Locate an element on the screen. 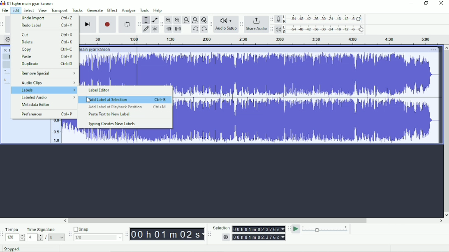  Fit project to width is located at coordinates (194, 20).